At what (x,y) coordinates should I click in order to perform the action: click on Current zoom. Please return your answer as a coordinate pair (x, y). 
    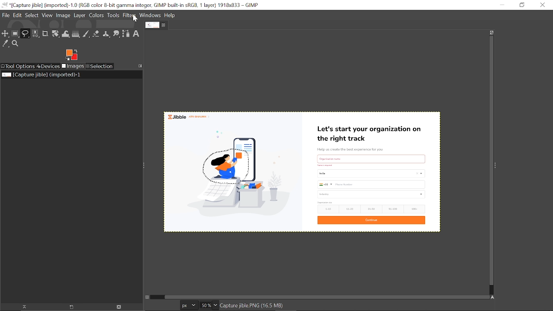
    Looking at the image, I should click on (205, 305).